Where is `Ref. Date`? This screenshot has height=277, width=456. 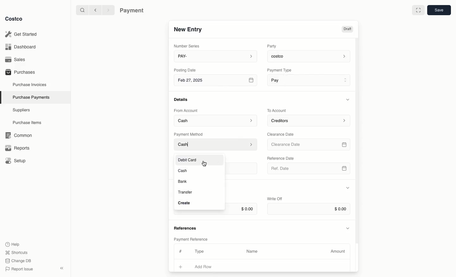
Ref. Date is located at coordinates (308, 170).